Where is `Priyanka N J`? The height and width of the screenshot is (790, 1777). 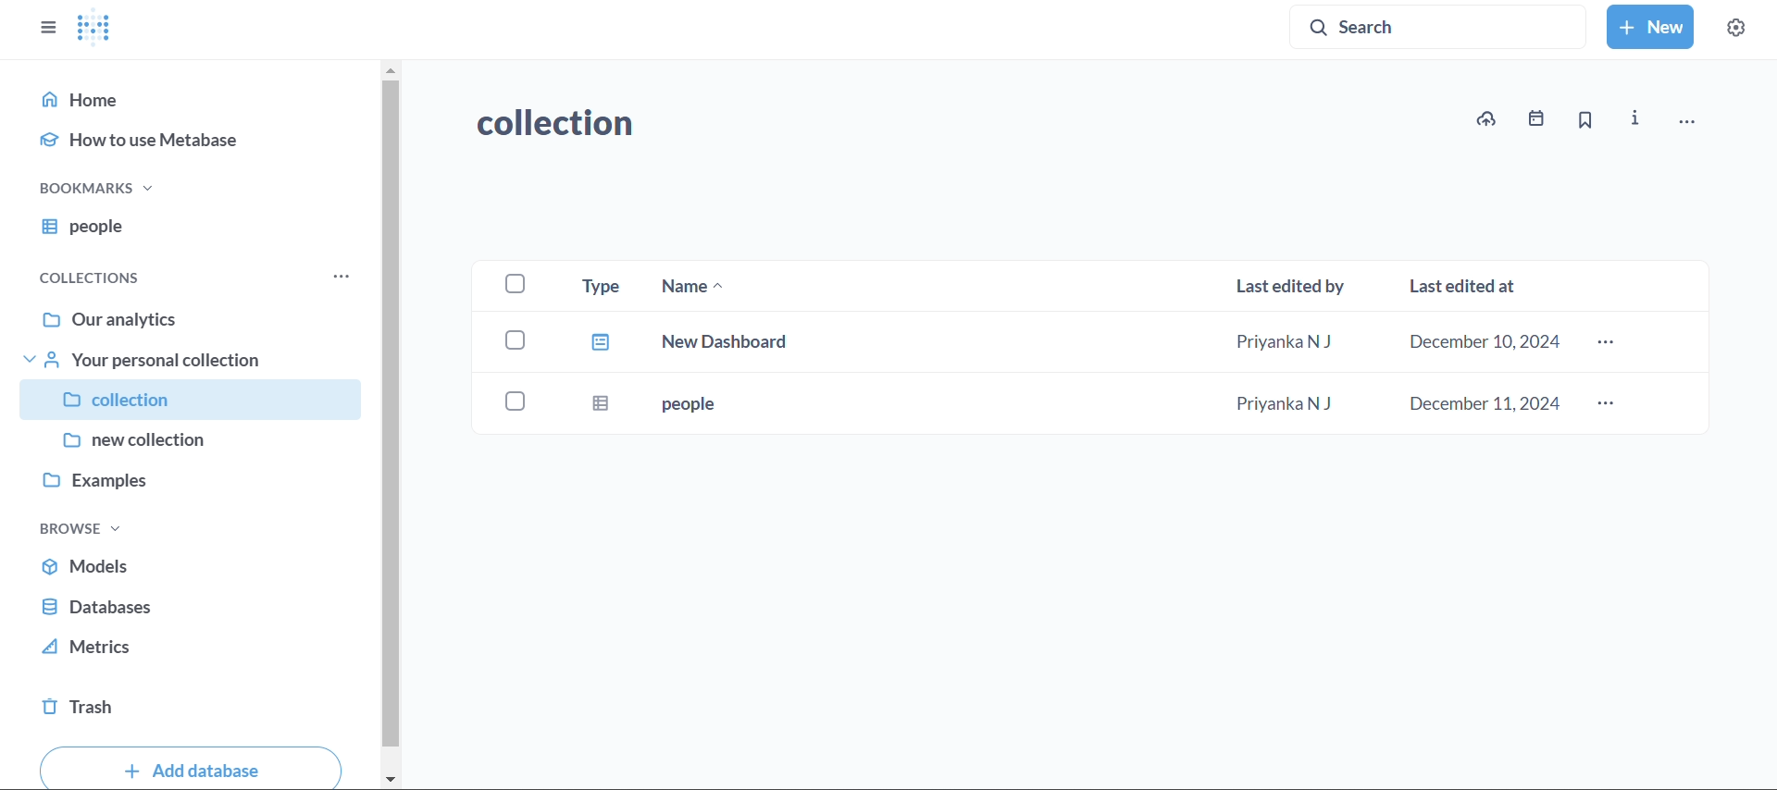 Priyanka N J is located at coordinates (1288, 404).